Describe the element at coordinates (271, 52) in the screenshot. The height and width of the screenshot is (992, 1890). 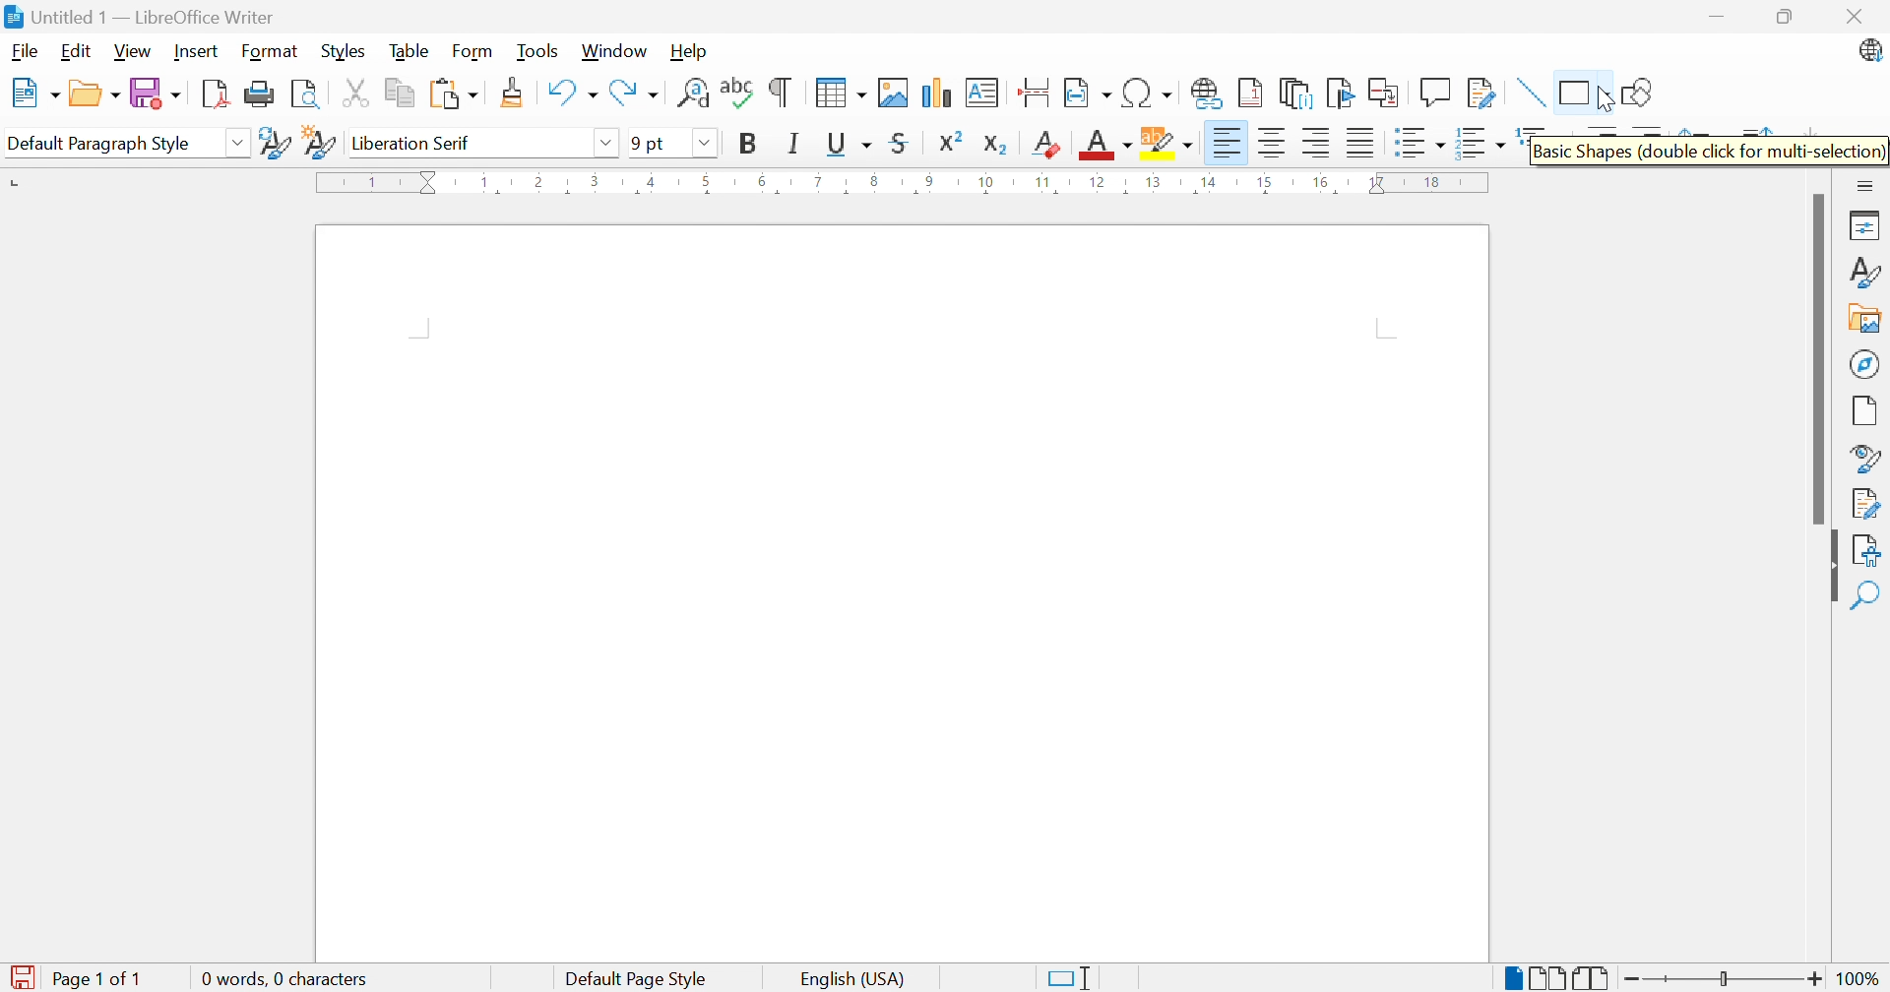
I see `Format` at that location.